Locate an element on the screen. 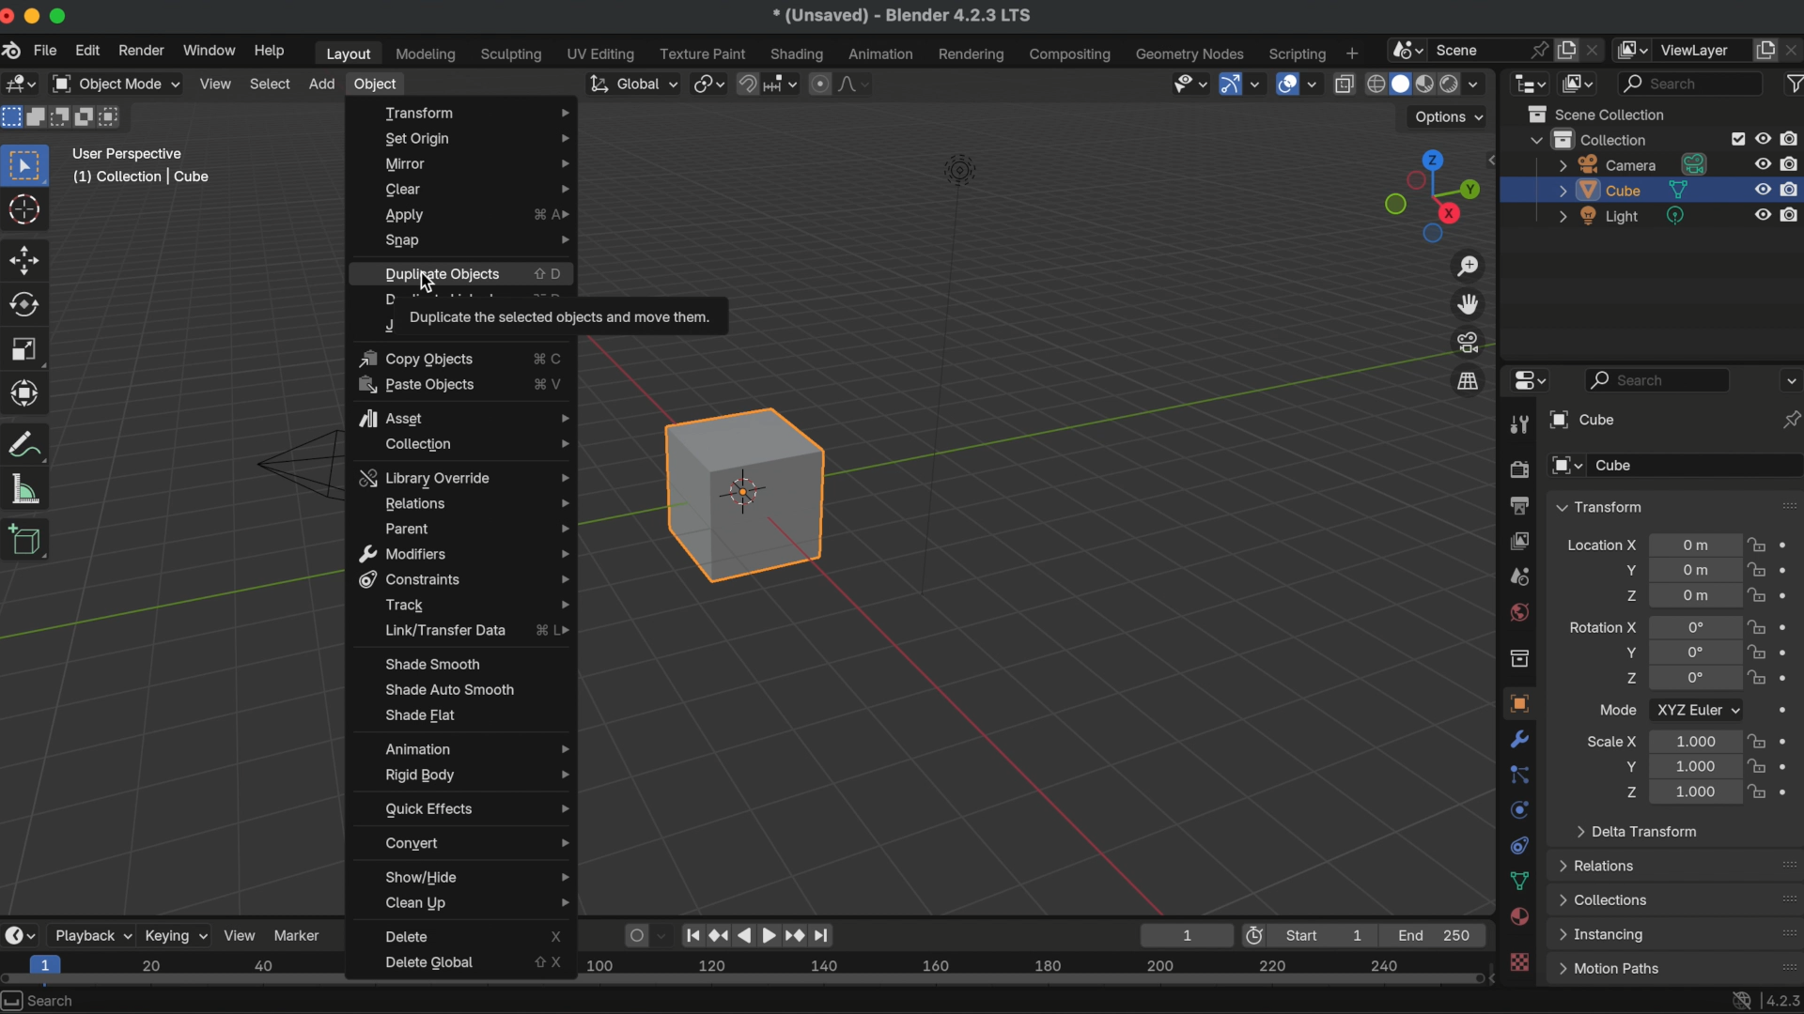  End 250 is located at coordinates (1436, 934).